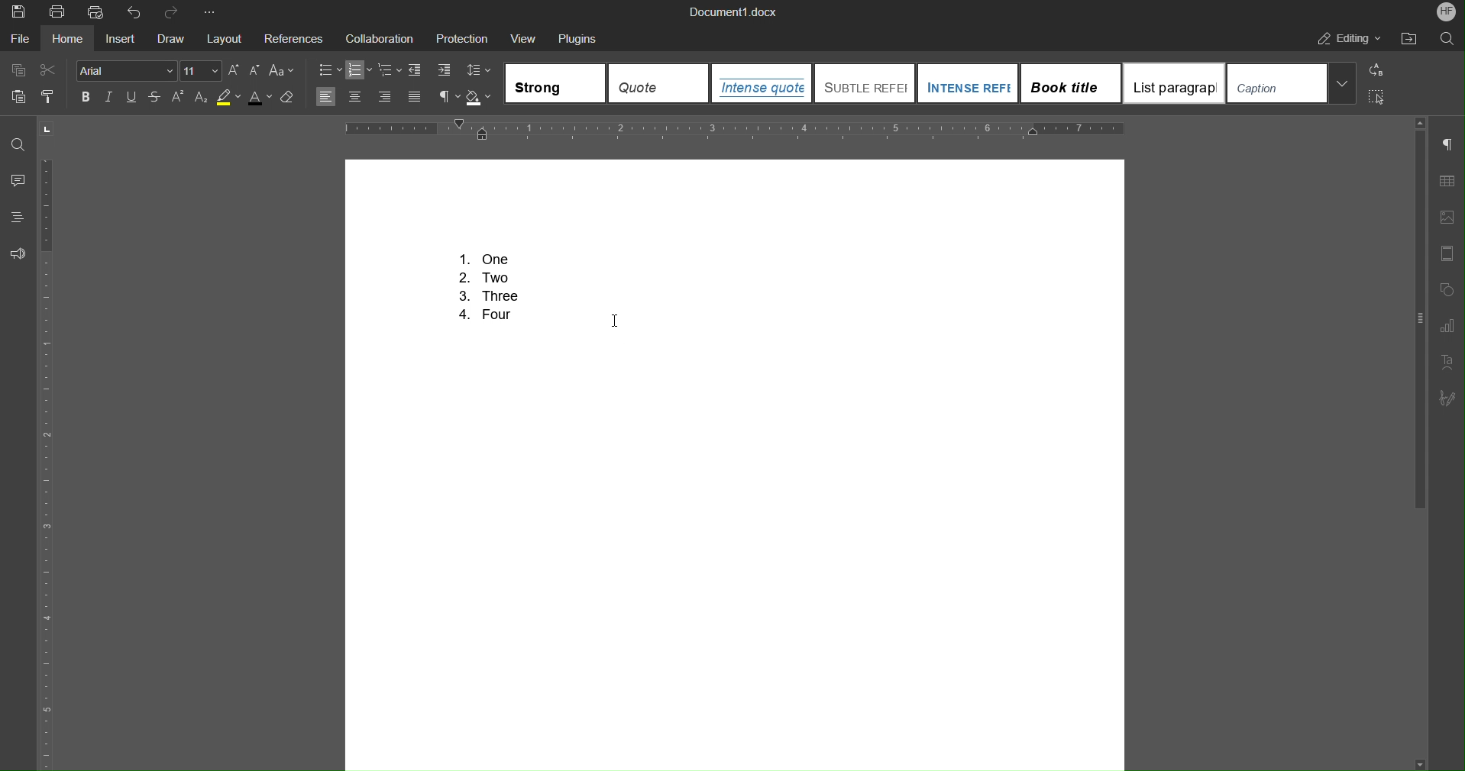 The height and width of the screenshot is (771, 1465). I want to click on Subscript, so click(202, 98).